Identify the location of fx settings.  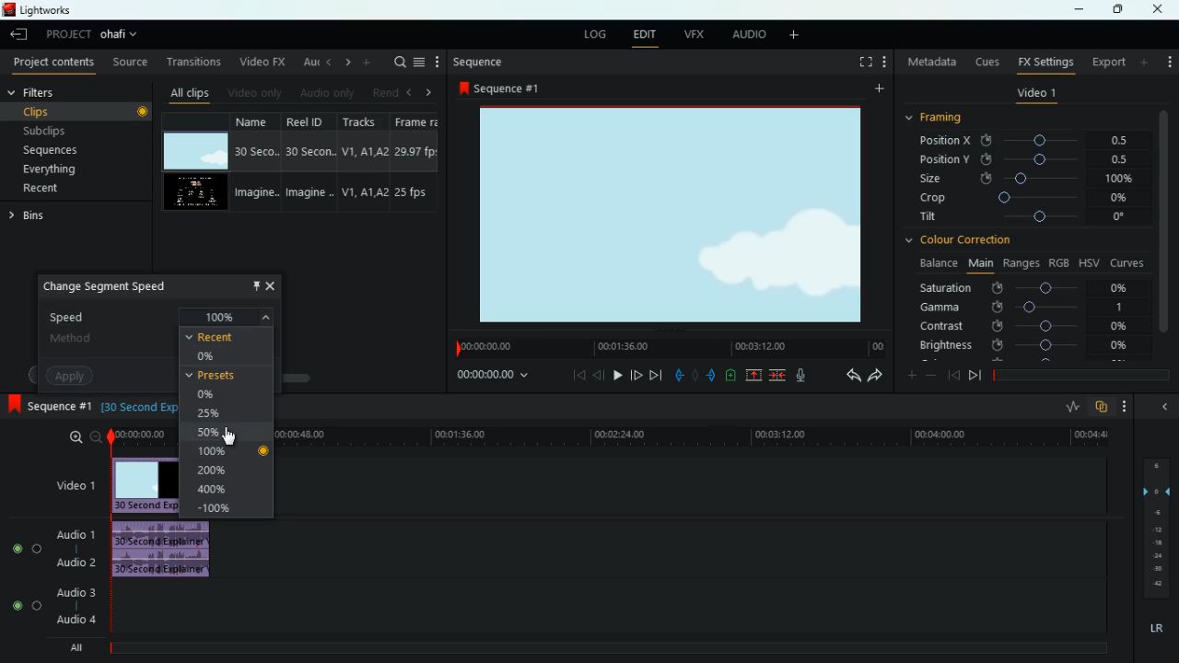
(1044, 62).